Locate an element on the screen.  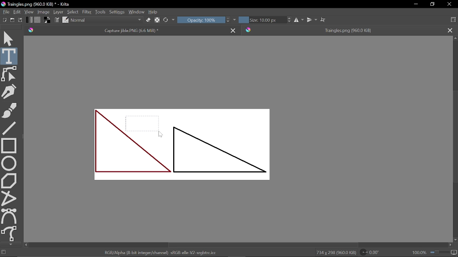
No selection is located at coordinates (3, 253).